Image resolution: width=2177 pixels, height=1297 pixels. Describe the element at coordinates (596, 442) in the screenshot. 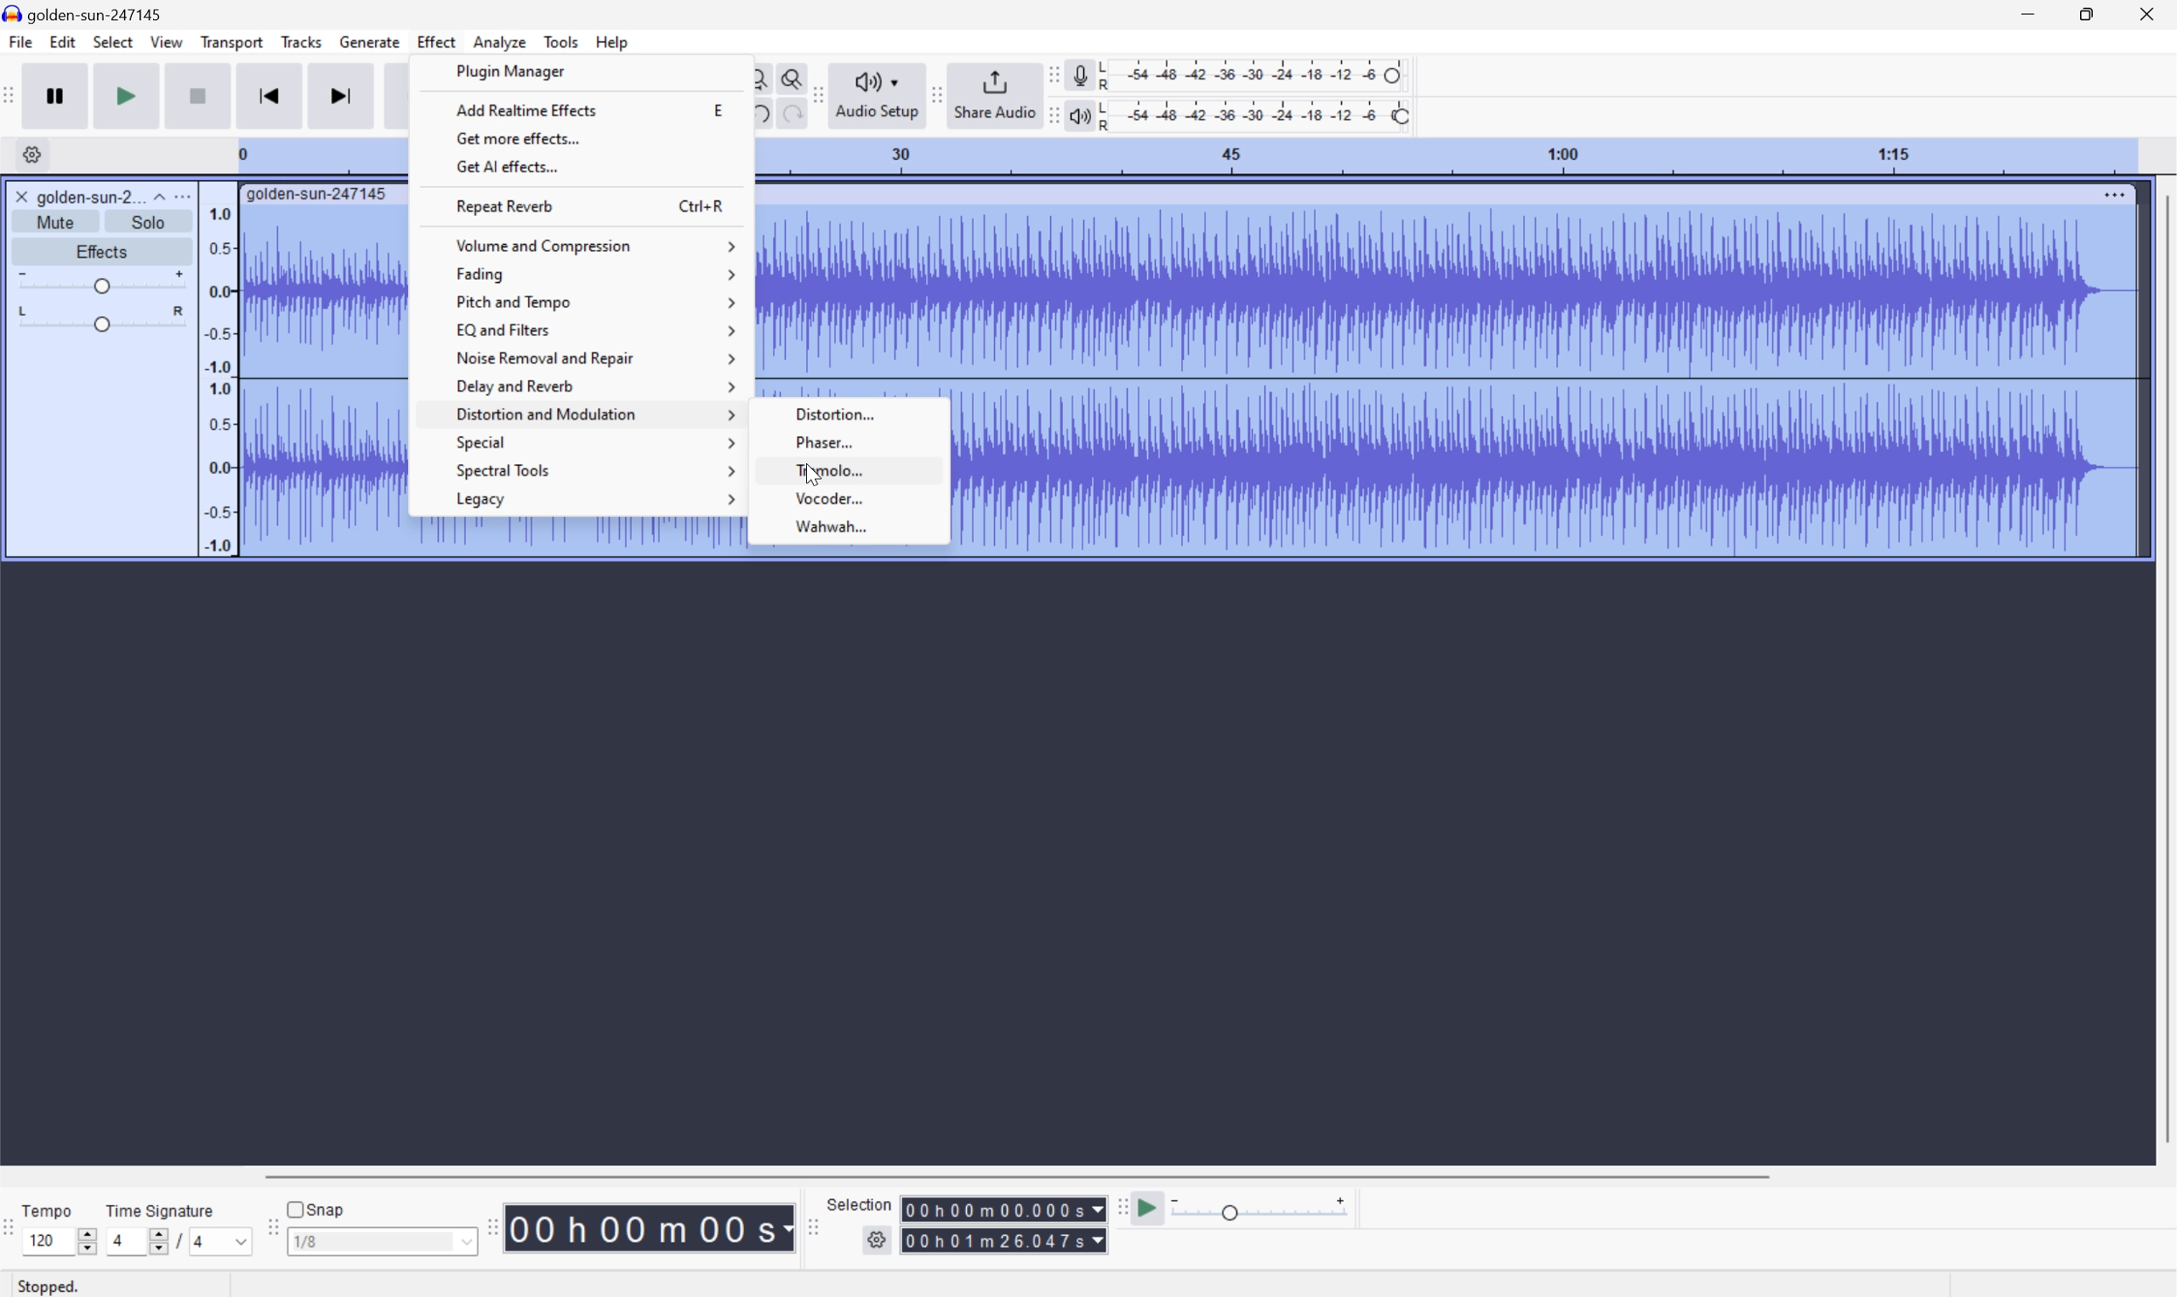

I see `Special` at that location.